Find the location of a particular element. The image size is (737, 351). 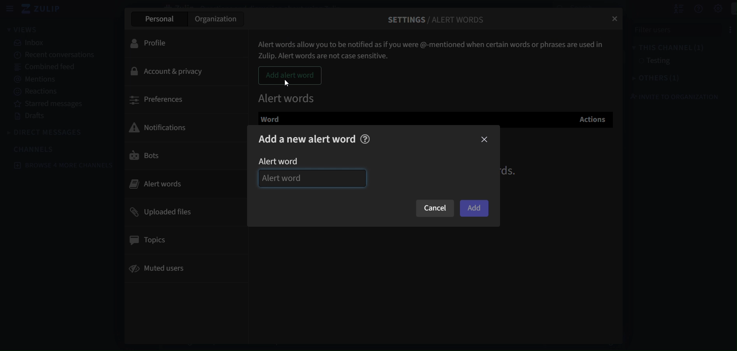

Word is located at coordinates (278, 119).